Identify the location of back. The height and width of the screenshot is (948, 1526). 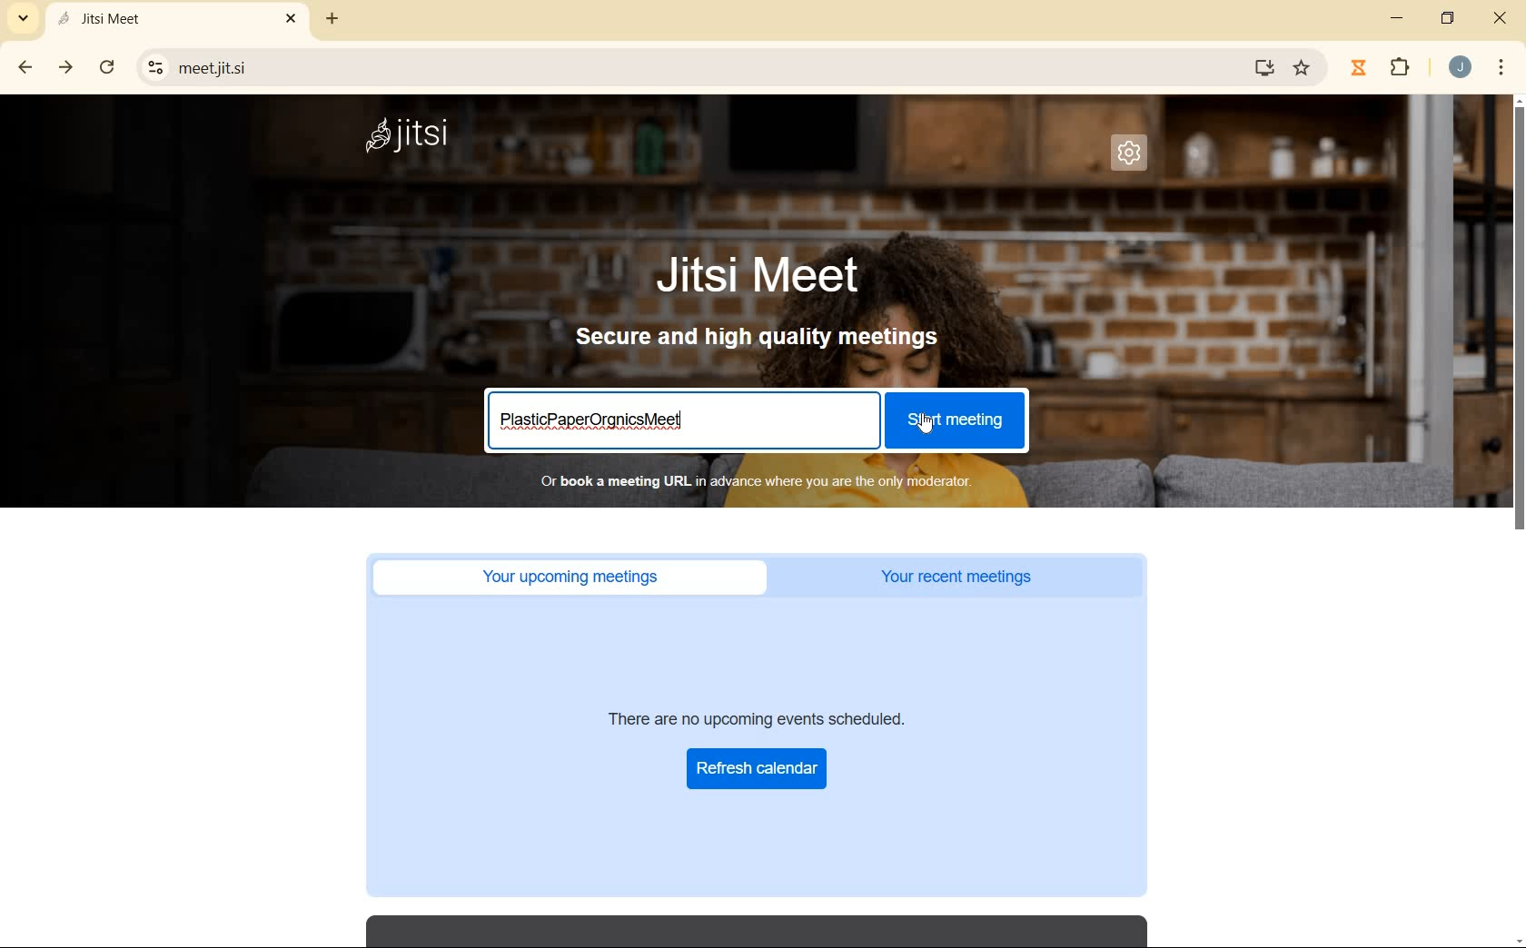
(26, 68).